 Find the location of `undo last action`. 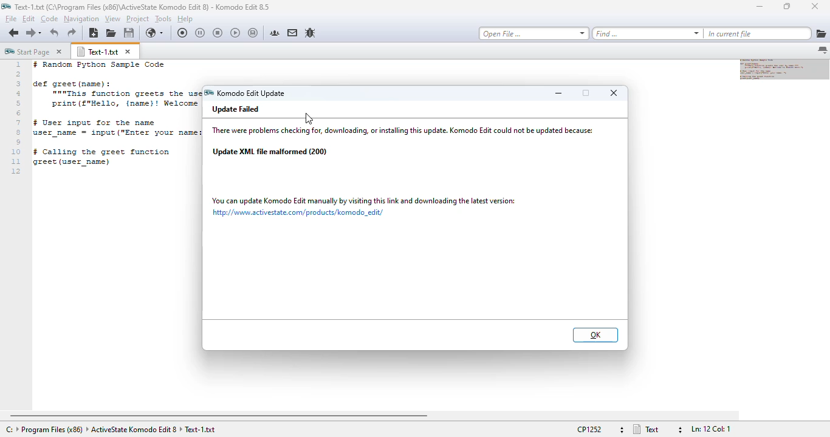

undo last action is located at coordinates (55, 33).